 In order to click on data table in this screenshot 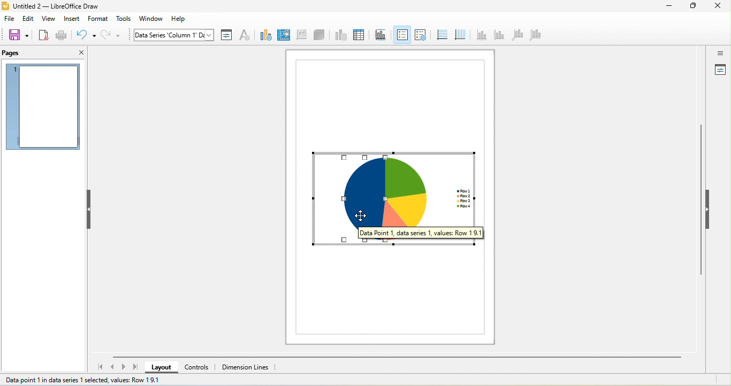, I will do `click(358, 35)`.